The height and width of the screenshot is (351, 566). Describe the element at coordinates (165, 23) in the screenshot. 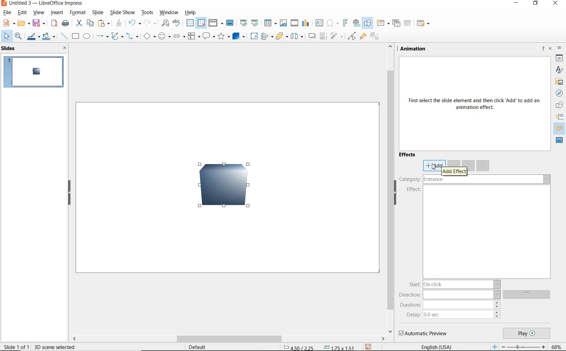

I see `find & replace` at that location.